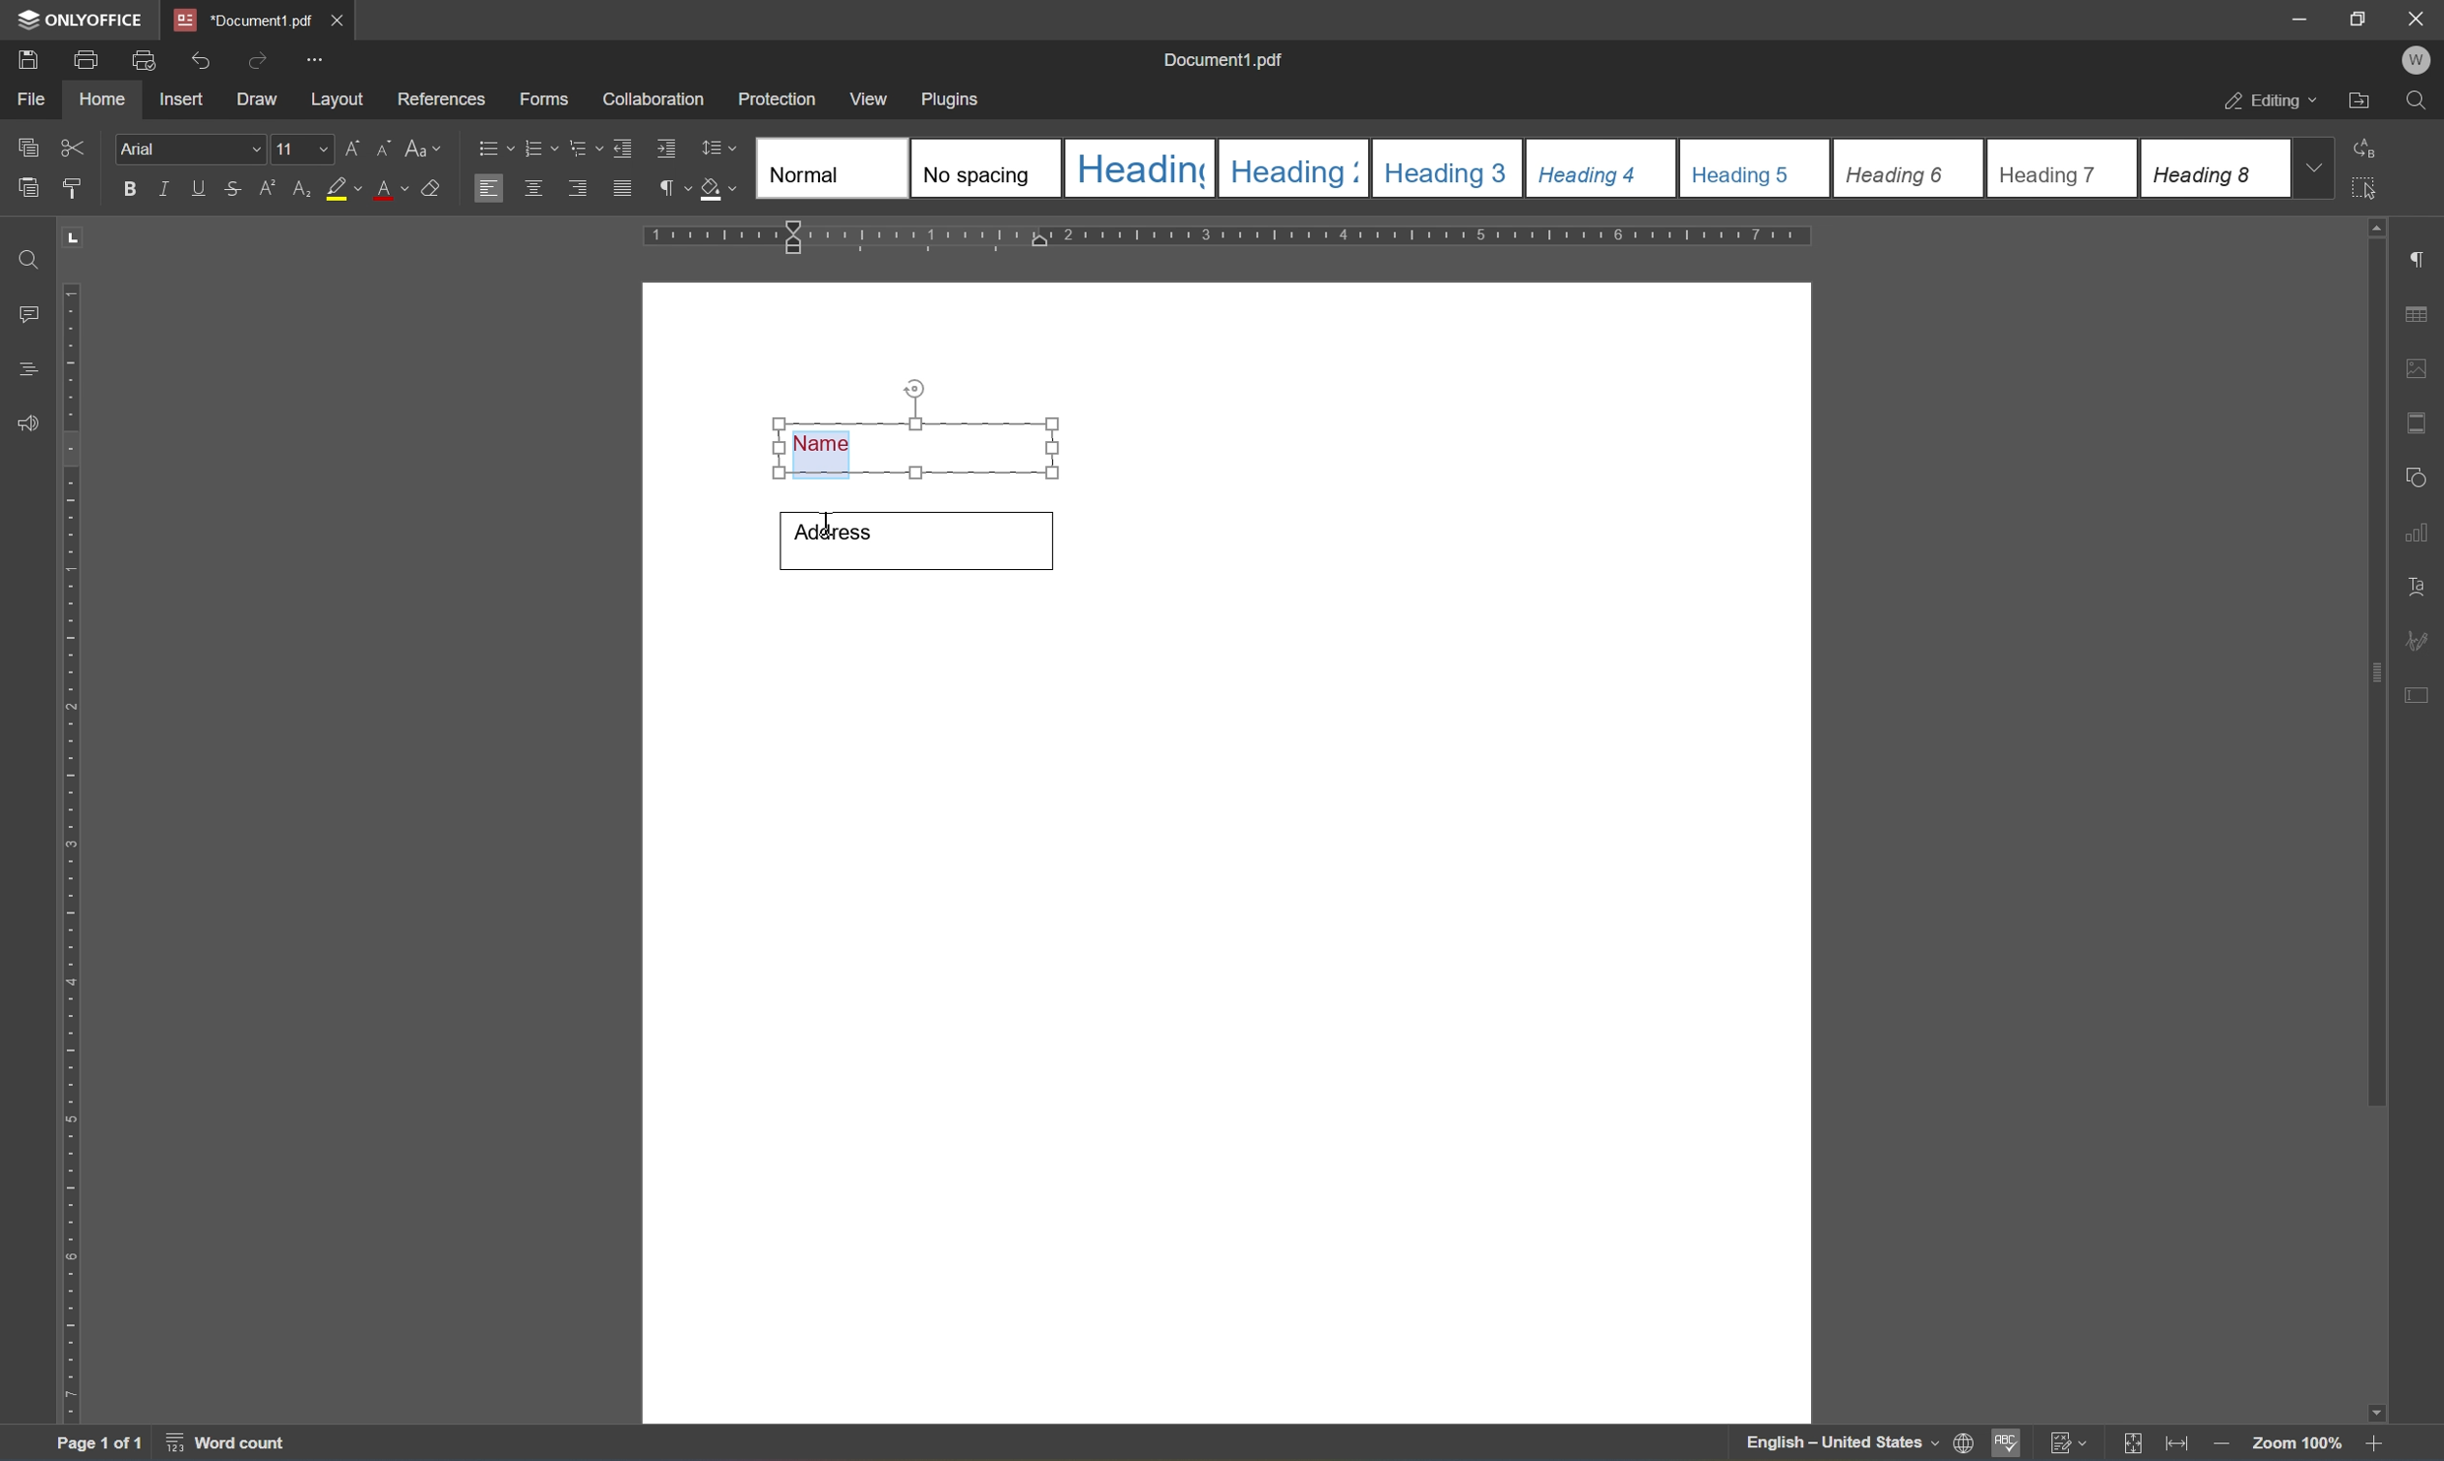 The height and width of the screenshot is (1461, 2444). Describe the element at coordinates (22, 255) in the screenshot. I see `find` at that location.